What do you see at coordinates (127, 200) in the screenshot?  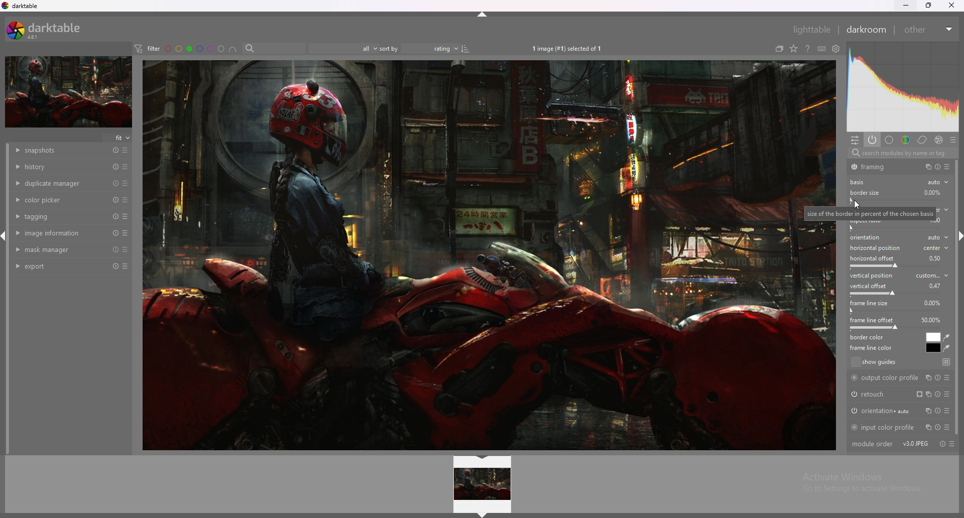 I see `presets` at bounding box center [127, 200].